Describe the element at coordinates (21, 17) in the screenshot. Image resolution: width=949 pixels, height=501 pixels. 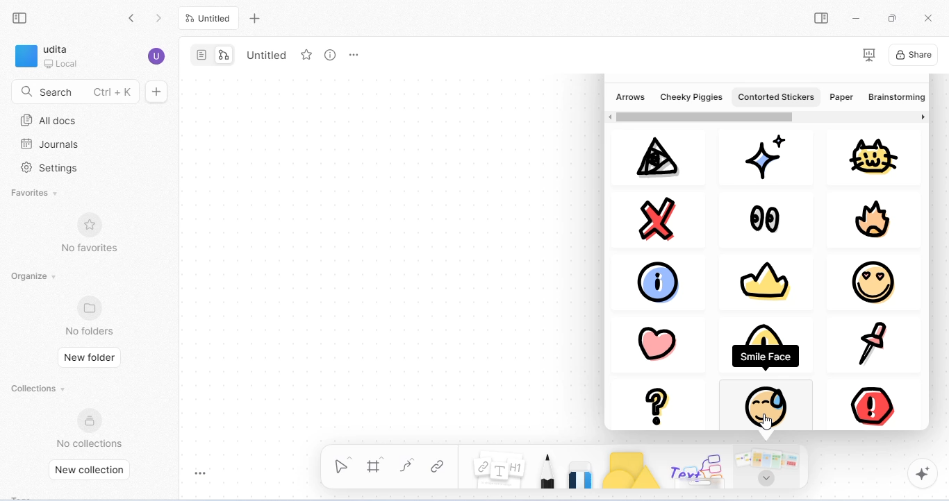
I see `collapse side bar` at that location.